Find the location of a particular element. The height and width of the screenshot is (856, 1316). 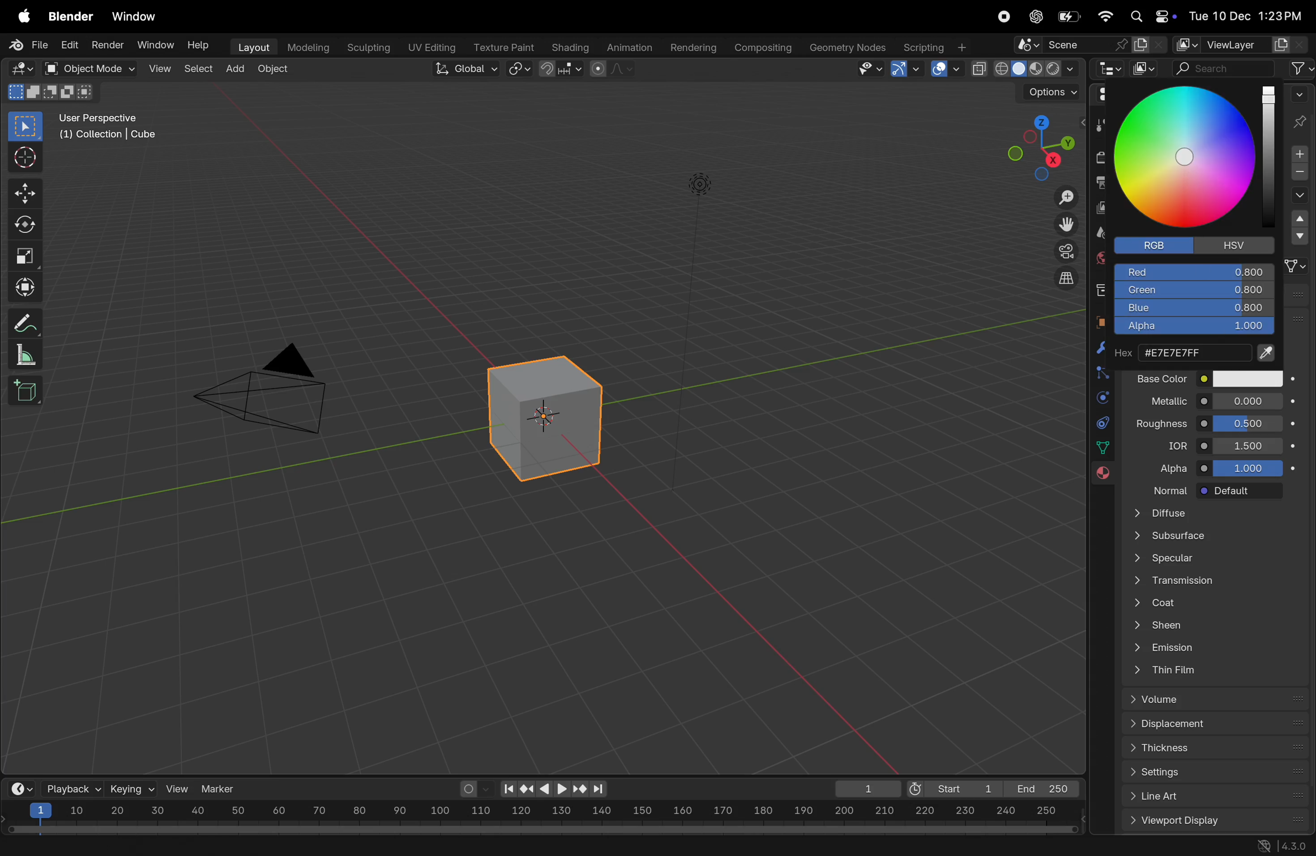

select is located at coordinates (197, 68).